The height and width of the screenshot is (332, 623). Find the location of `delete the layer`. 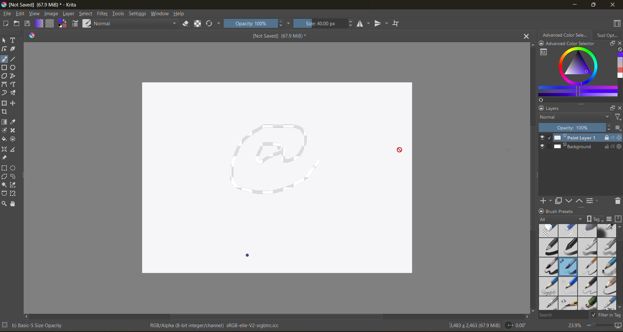

delete the layer is located at coordinates (617, 201).